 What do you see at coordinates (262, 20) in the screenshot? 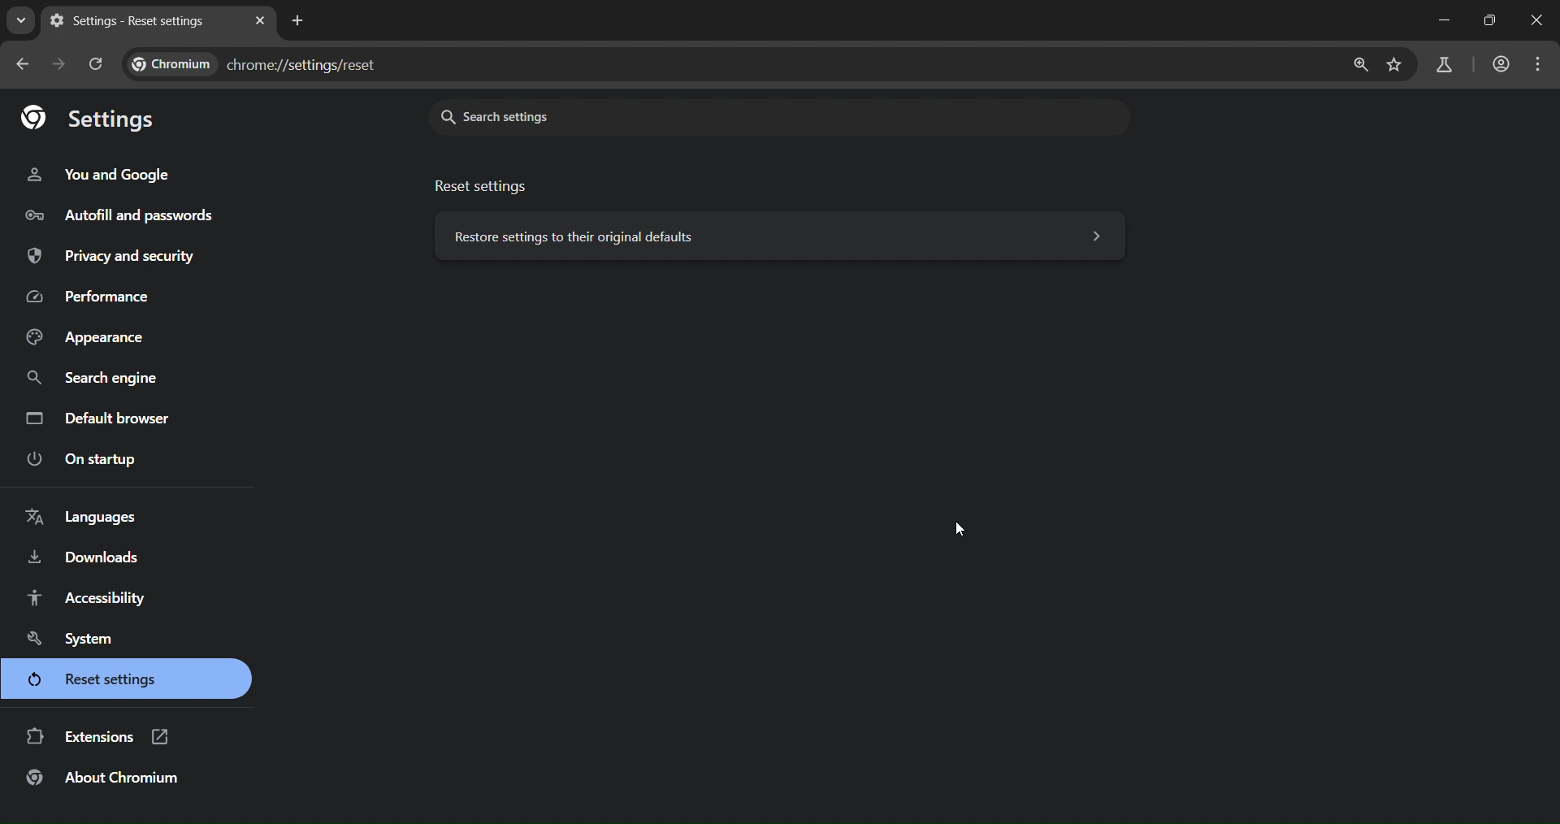
I see `close tab` at bounding box center [262, 20].